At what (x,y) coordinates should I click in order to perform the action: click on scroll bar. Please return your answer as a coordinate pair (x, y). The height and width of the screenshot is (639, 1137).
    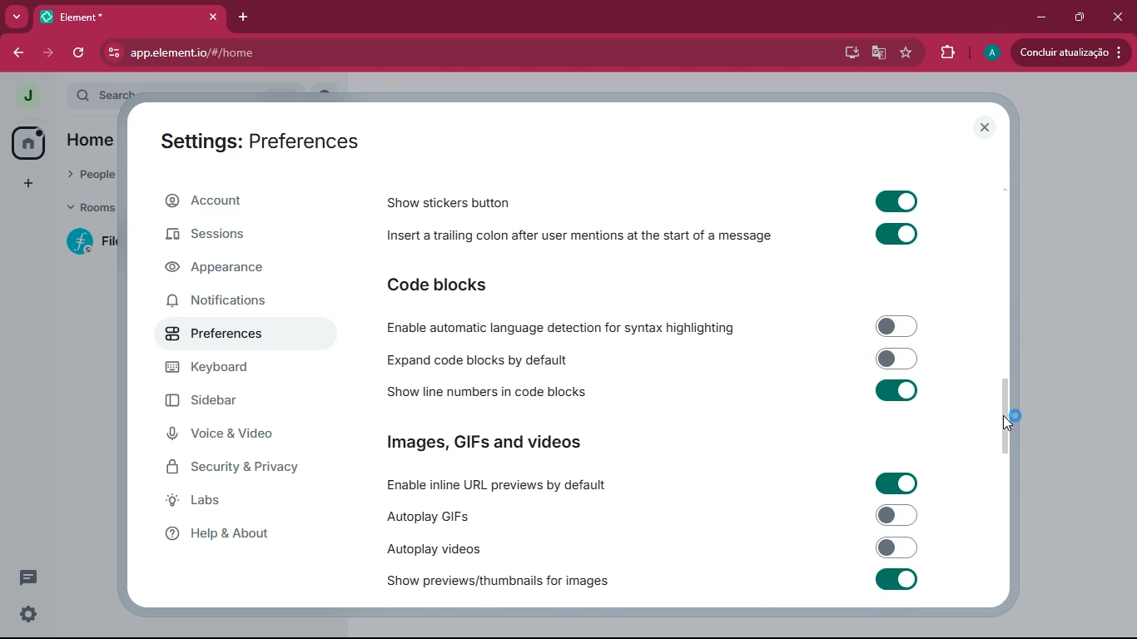
    Looking at the image, I should click on (1011, 417).